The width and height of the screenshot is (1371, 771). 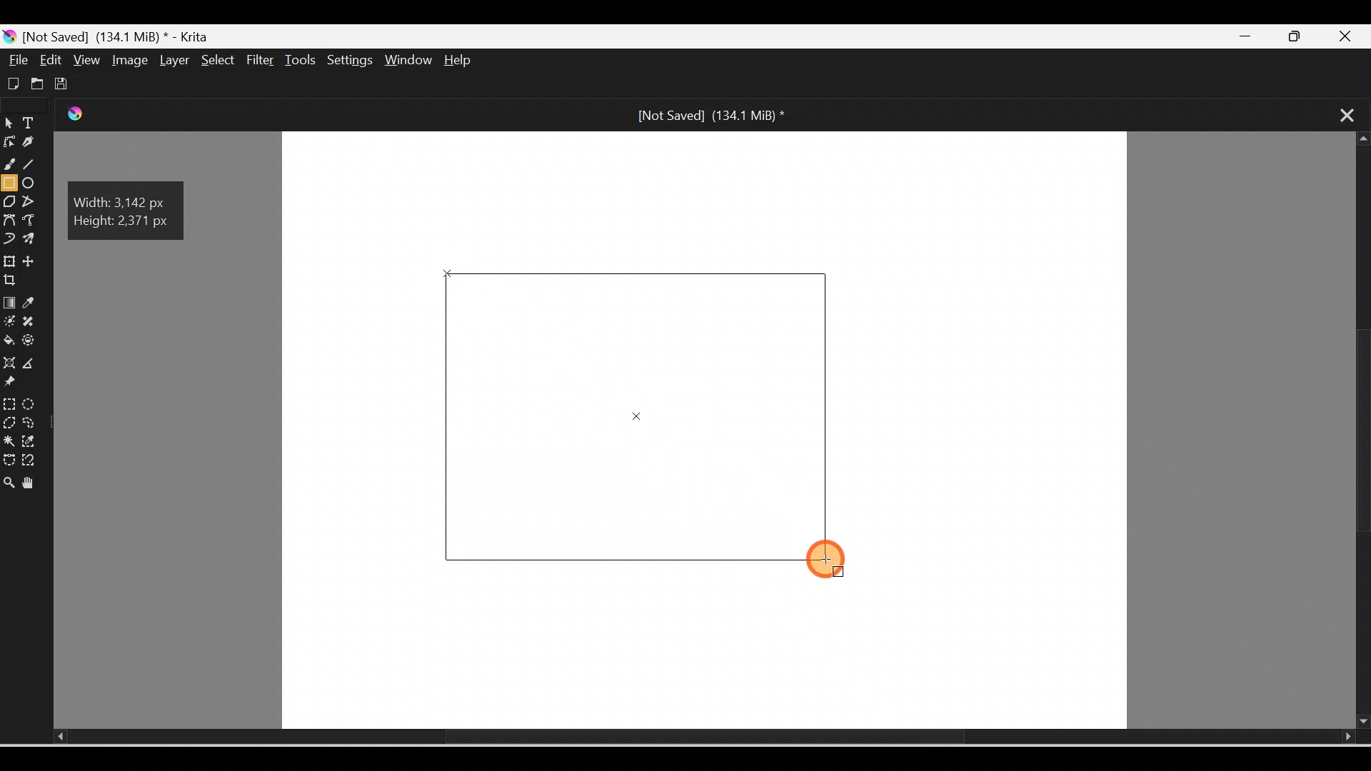 I want to click on Zoom tool, so click(x=9, y=478).